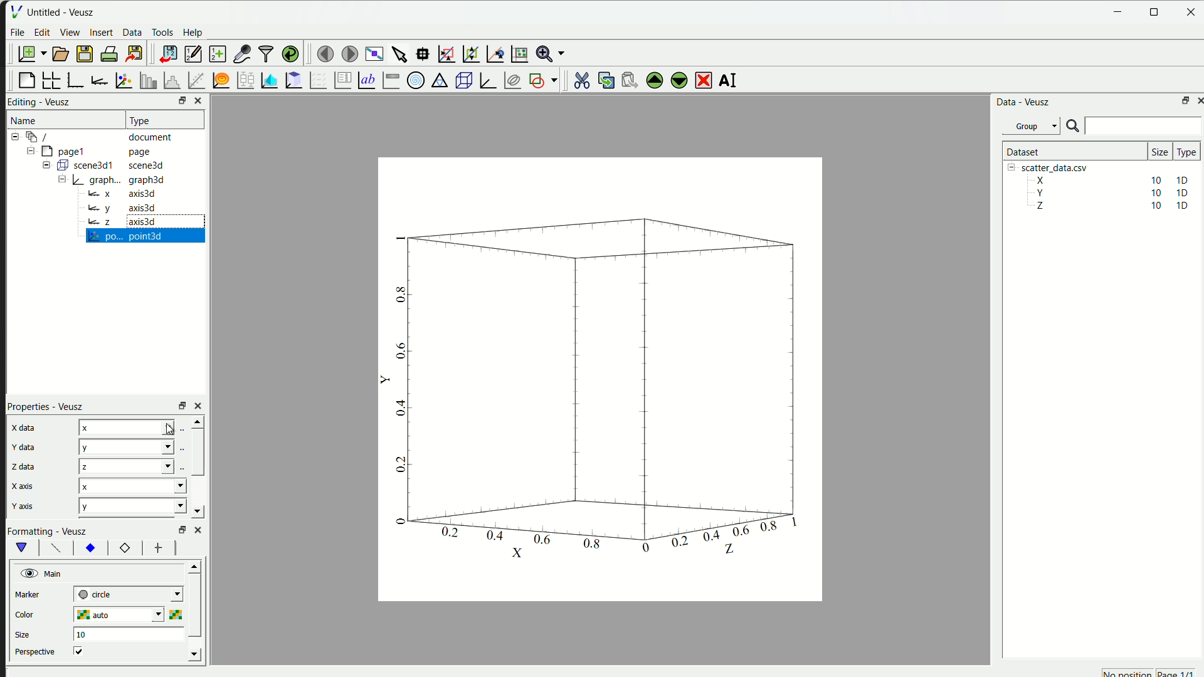 Image resolution: width=1204 pixels, height=677 pixels. What do you see at coordinates (422, 53) in the screenshot?
I see `read datapoint on graph` at bounding box center [422, 53].